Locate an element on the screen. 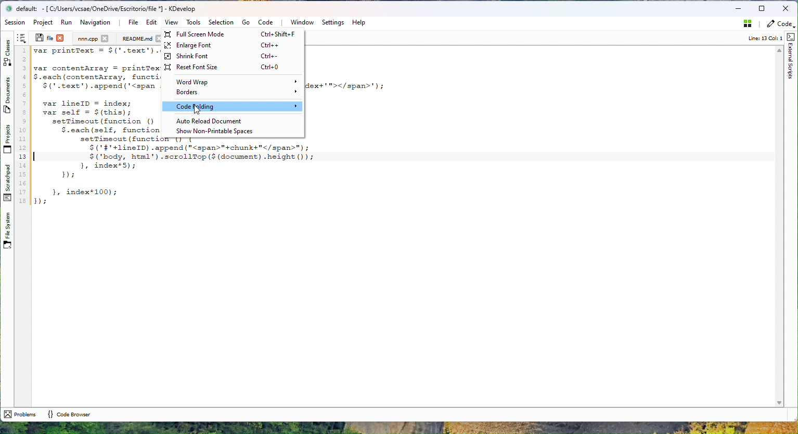 The height and width of the screenshot is (434, 798). Enlarge Font is located at coordinates (230, 46).